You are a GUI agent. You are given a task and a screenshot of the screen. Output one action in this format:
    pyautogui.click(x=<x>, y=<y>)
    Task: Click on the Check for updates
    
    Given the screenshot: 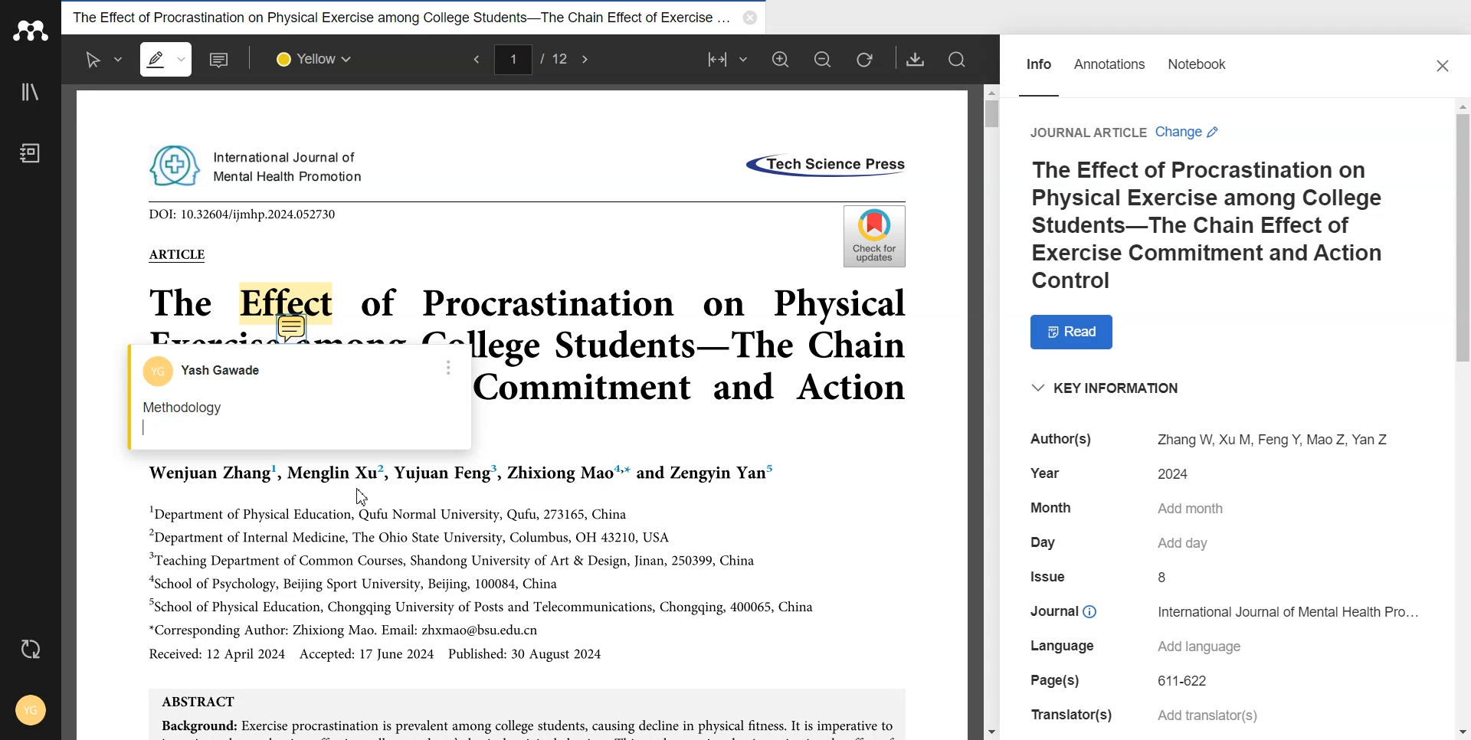 What is the action you would take?
    pyautogui.click(x=872, y=236)
    